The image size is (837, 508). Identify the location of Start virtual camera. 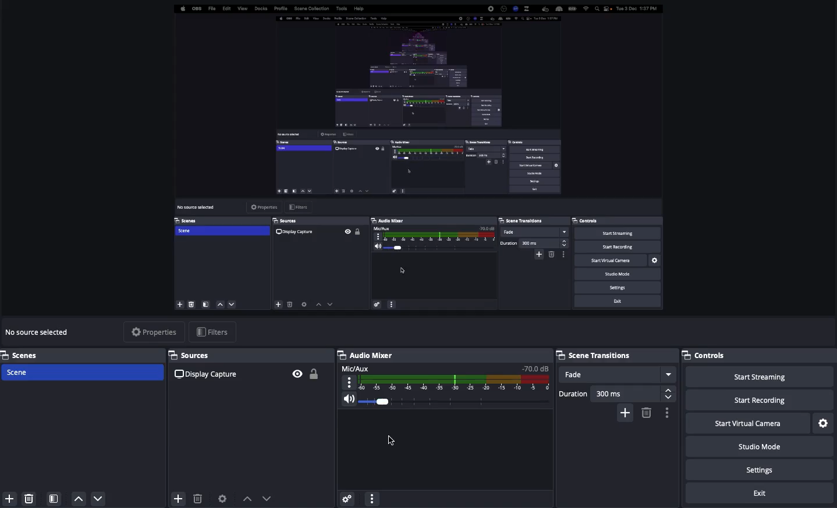
(746, 424).